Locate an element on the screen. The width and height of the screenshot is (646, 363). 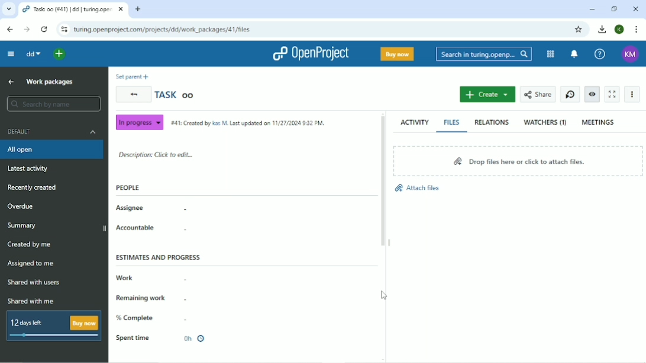
Estimates and progress is located at coordinates (159, 257).